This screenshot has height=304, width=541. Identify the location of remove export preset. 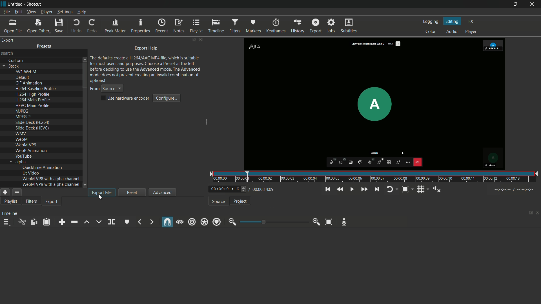
(16, 193).